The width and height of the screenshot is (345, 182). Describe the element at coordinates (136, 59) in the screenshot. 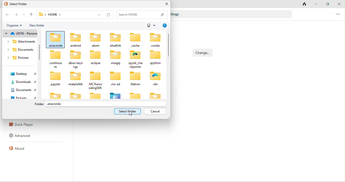

I see `.ipynb_checkoptions` at that location.